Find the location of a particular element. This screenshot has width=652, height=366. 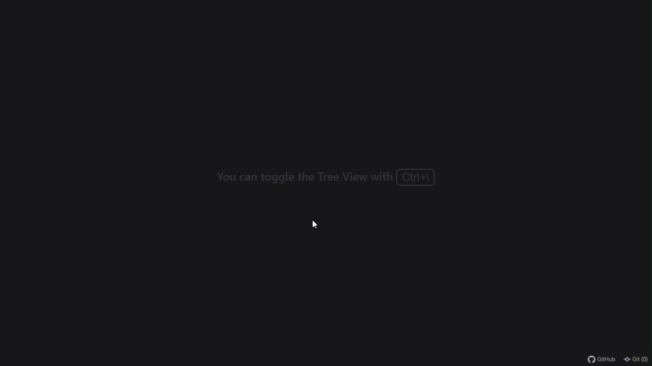

Git is located at coordinates (637, 358).